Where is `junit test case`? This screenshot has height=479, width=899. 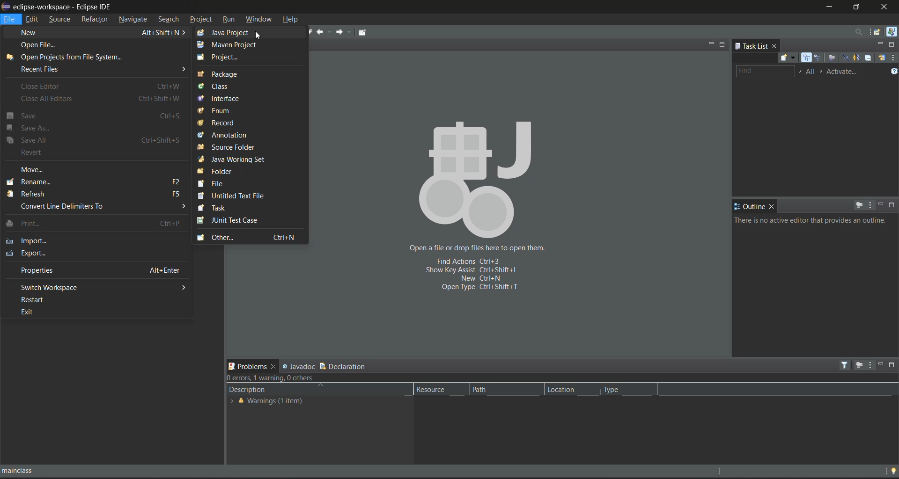
junit test case is located at coordinates (233, 221).